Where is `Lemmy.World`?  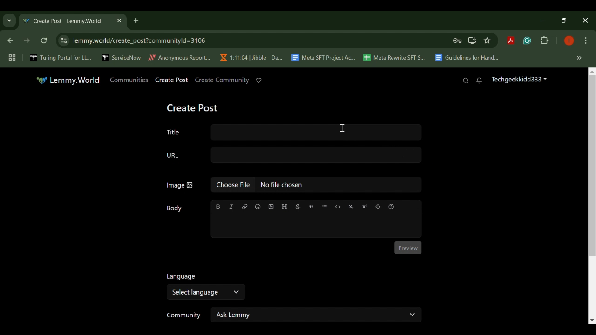 Lemmy.World is located at coordinates (68, 80).